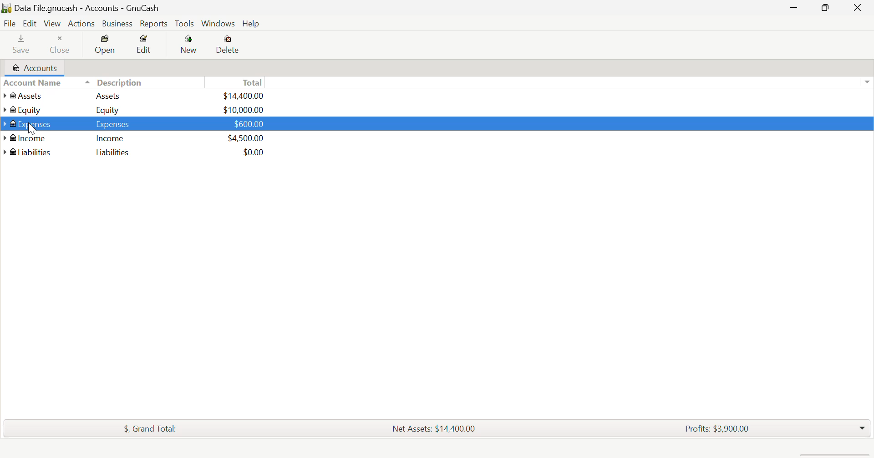  What do you see at coordinates (35, 68) in the screenshot?
I see `Accounts tab` at bounding box center [35, 68].